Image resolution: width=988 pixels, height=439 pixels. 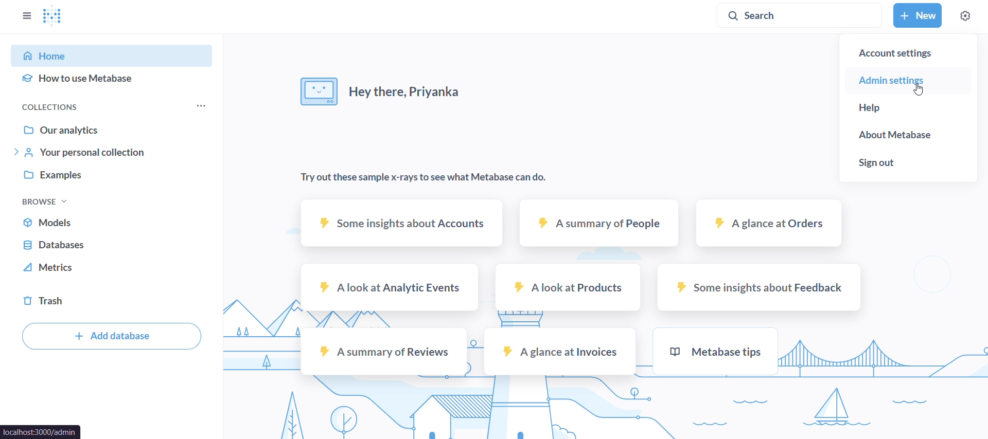 I want to click on our analytics, so click(x=114, y=130).